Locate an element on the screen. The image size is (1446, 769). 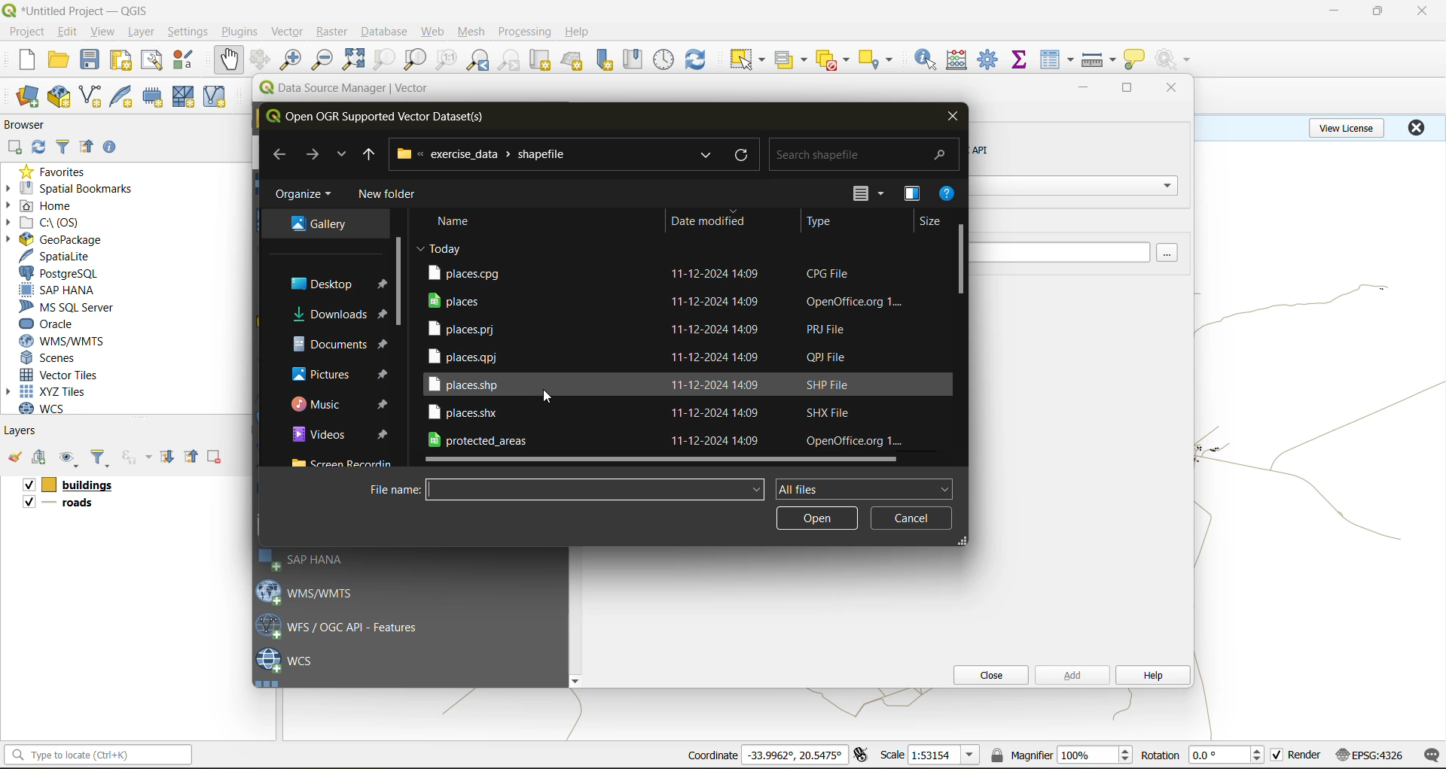
file/folder names is located at coordinates (642, 327).